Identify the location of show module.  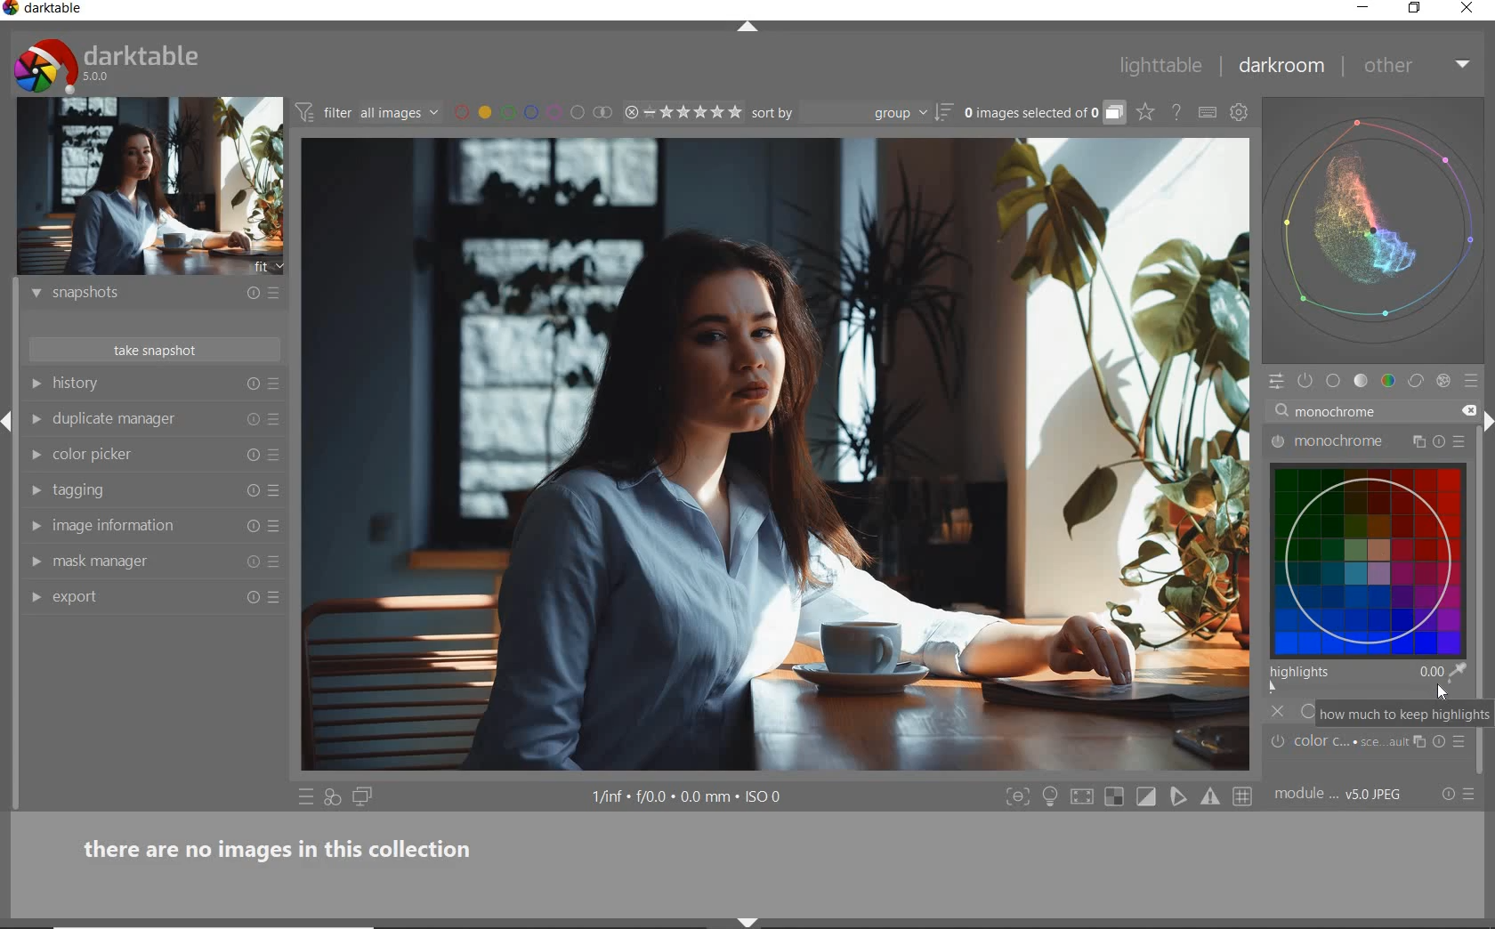
(34, 294).